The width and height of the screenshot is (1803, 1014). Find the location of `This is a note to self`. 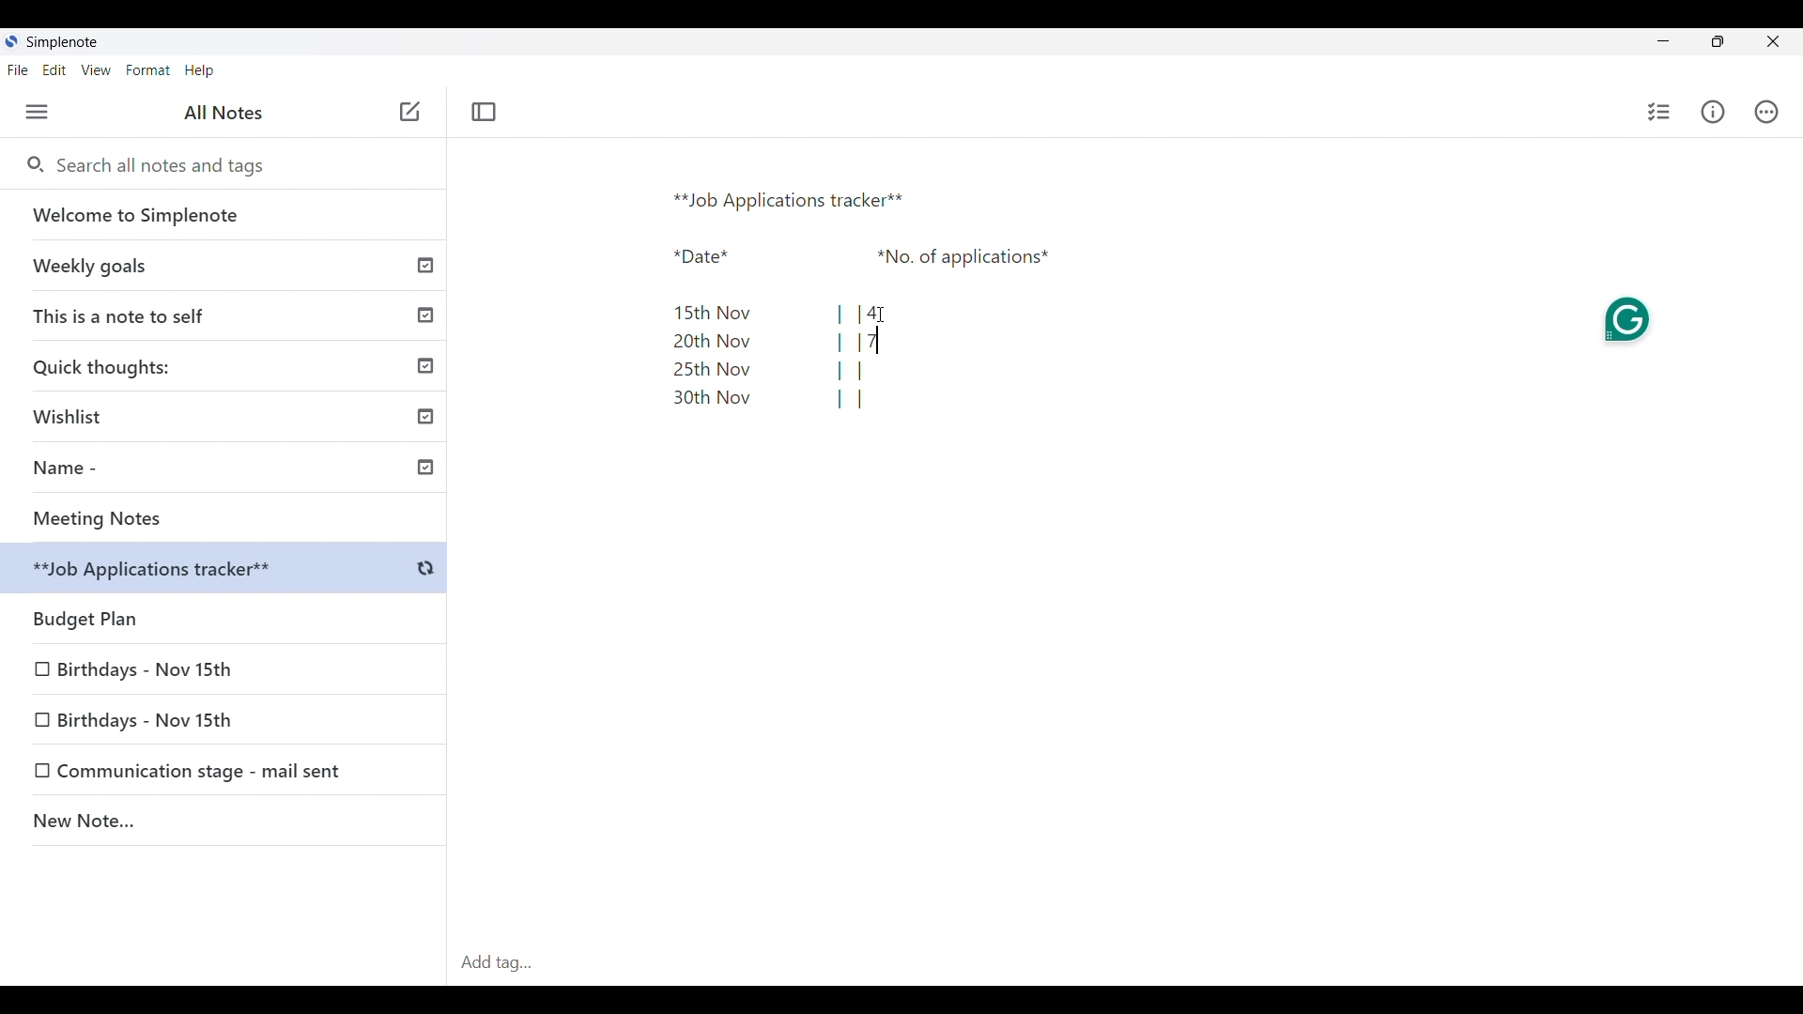

This is a note to self is located at coordinates (226, 315).